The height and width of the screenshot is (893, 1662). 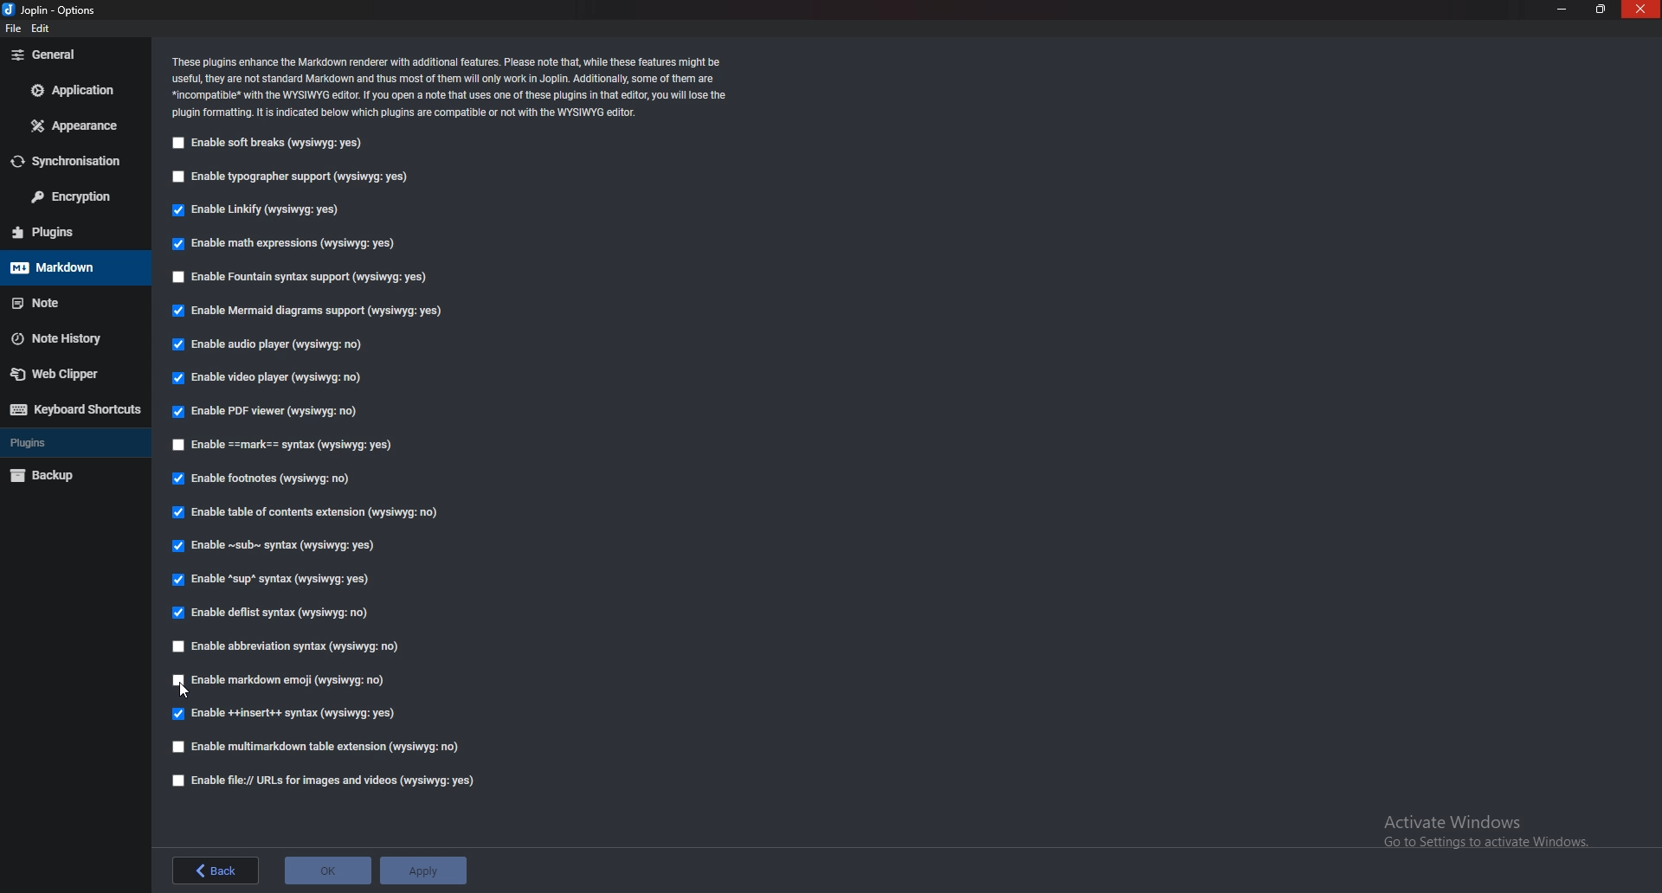 What do you see at coordinates (288, 648) in the screenshot?
I see `enable abbreviation syntax` at bounding box center [288, 648].